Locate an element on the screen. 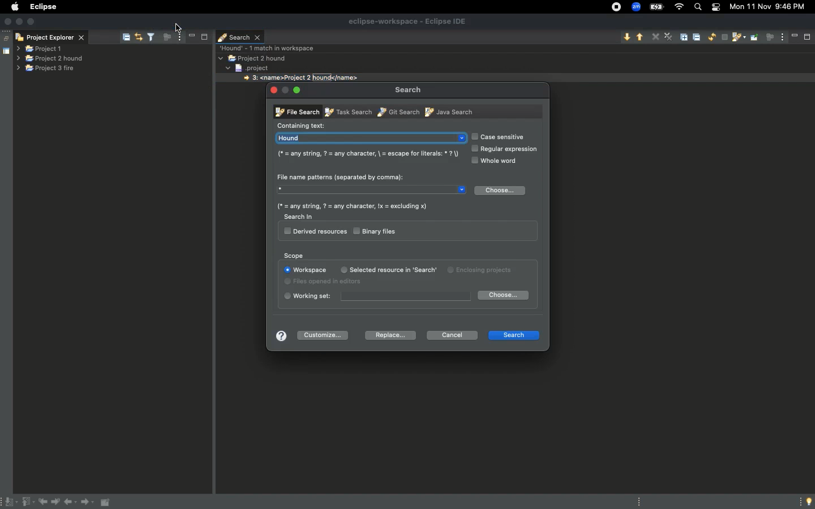 Image resolution: width=815 pixels, height=509 pixels. Pin editor is located at coordinates (106, 502).